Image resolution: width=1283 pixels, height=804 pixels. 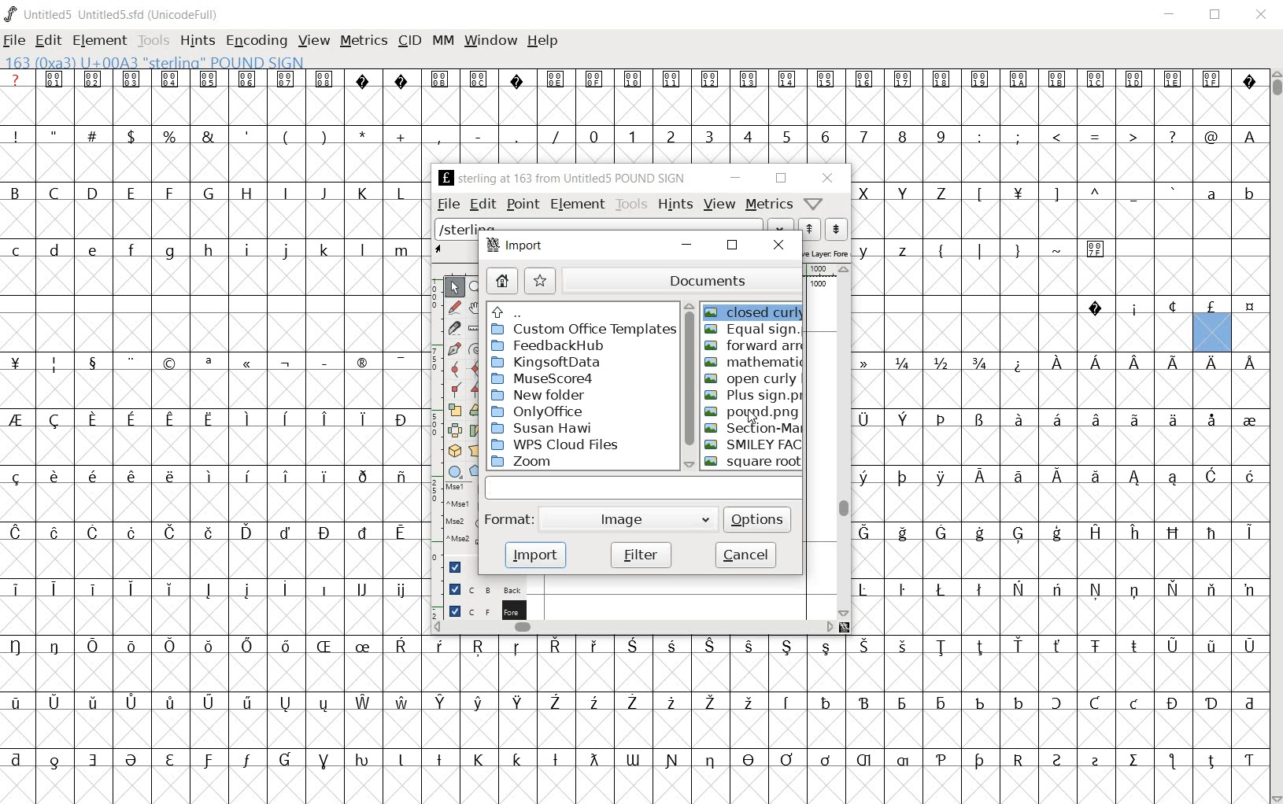 What do you see at coordinates (901, 193) in the screenshot?
I see `Y` at bounding box center [901, 193].